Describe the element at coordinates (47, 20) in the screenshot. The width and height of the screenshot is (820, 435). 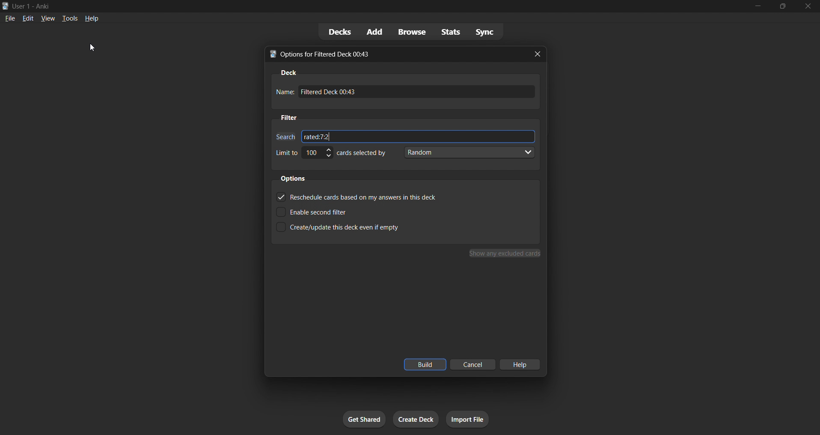
I see `view` at that location.